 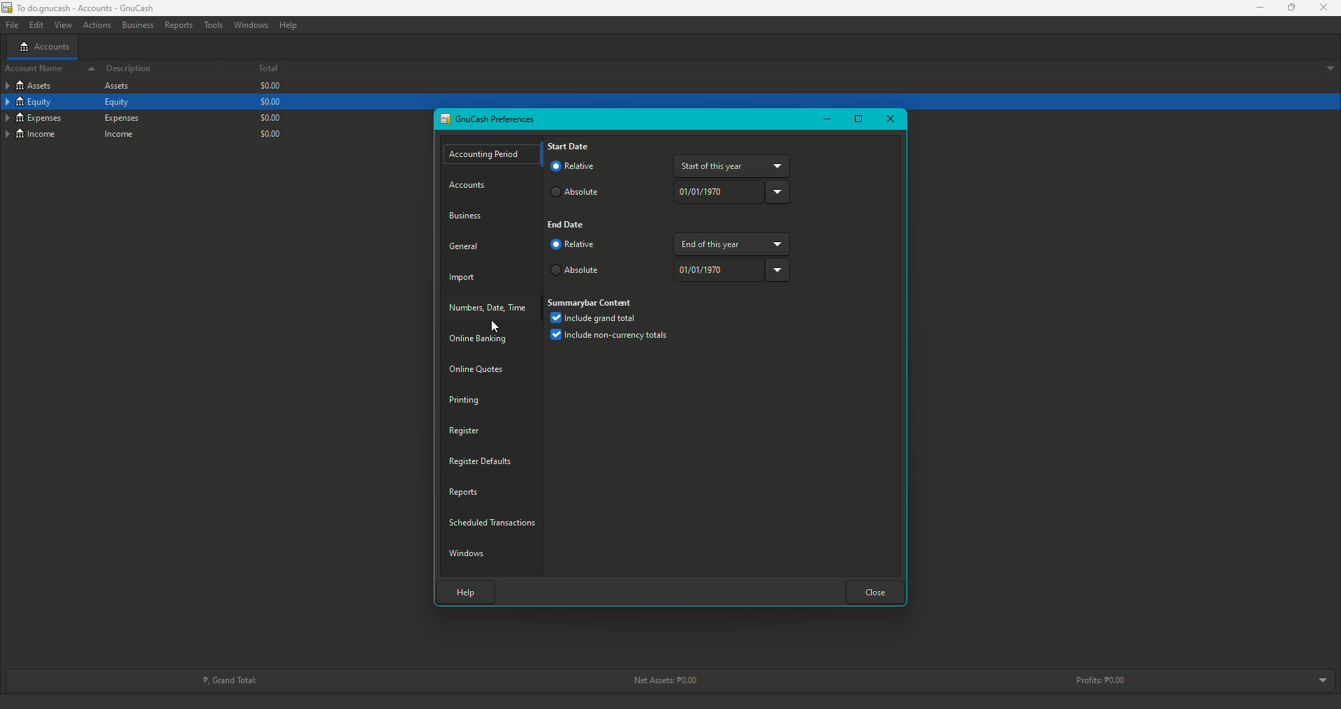 What do you see at coordinates (464, 491) in the screenshot?
I see `Report` at bounding box center [464, 491].